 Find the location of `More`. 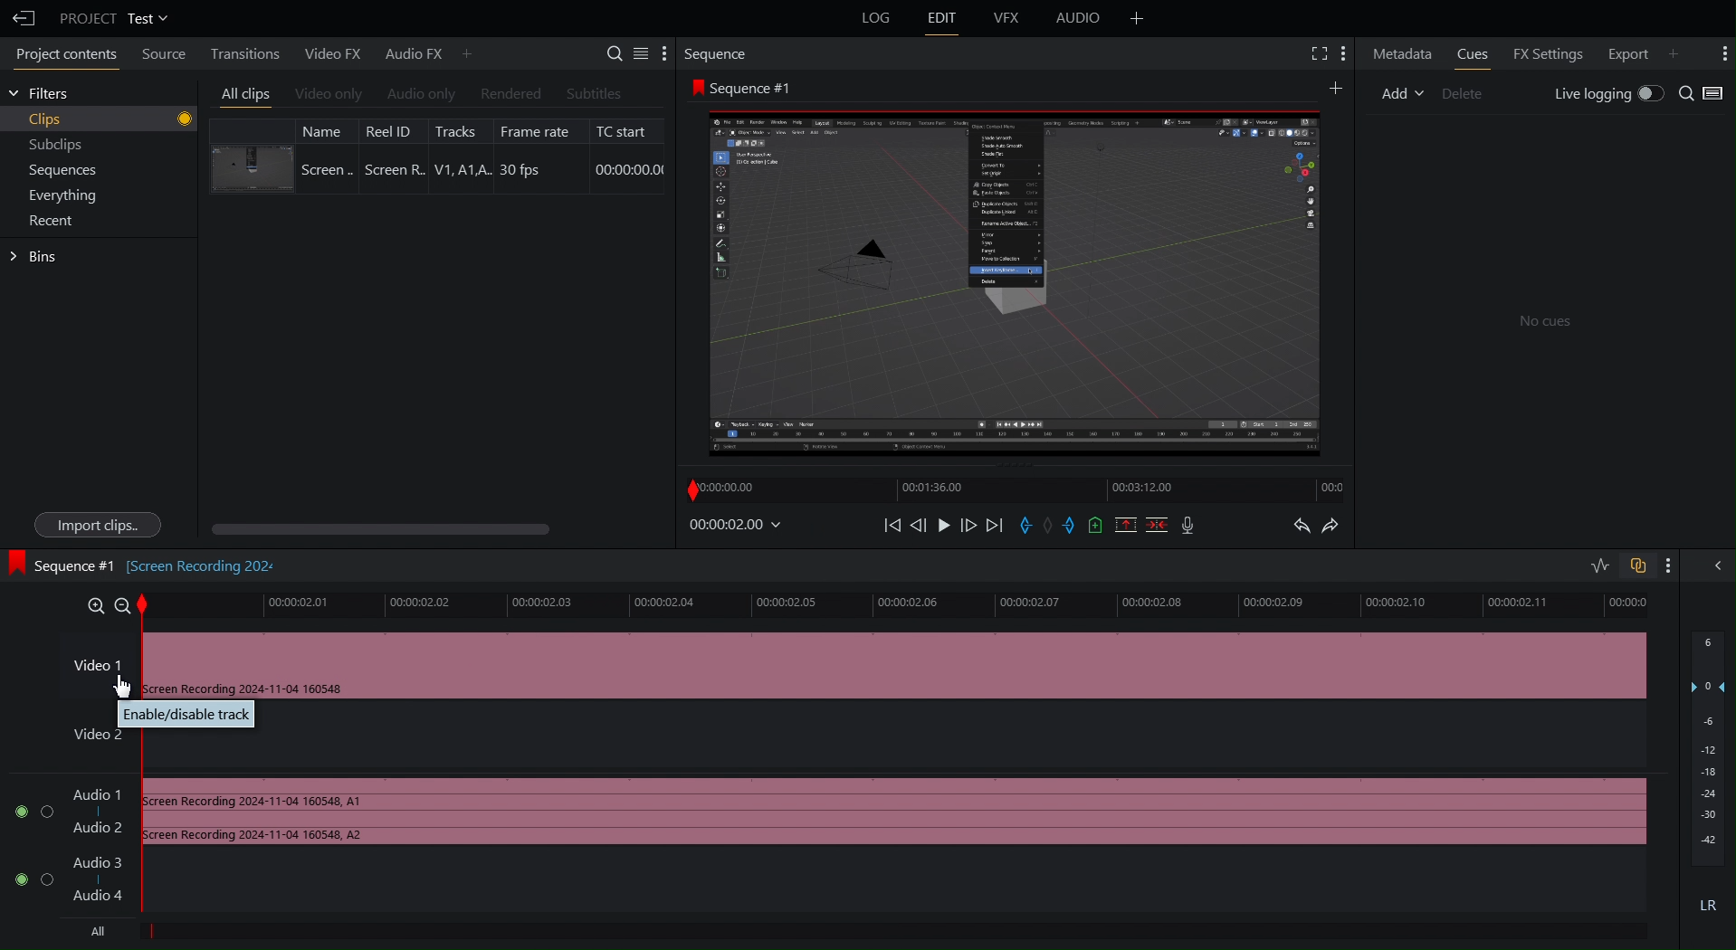

More is located at coordinates (1332, 88).